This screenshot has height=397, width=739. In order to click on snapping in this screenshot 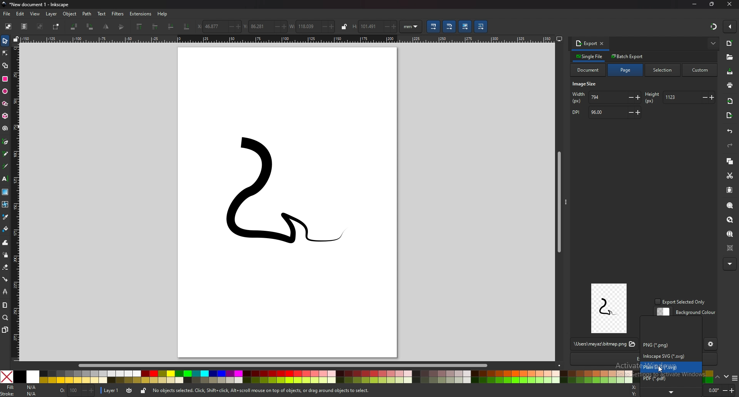, I will do `click(713, 26)`.